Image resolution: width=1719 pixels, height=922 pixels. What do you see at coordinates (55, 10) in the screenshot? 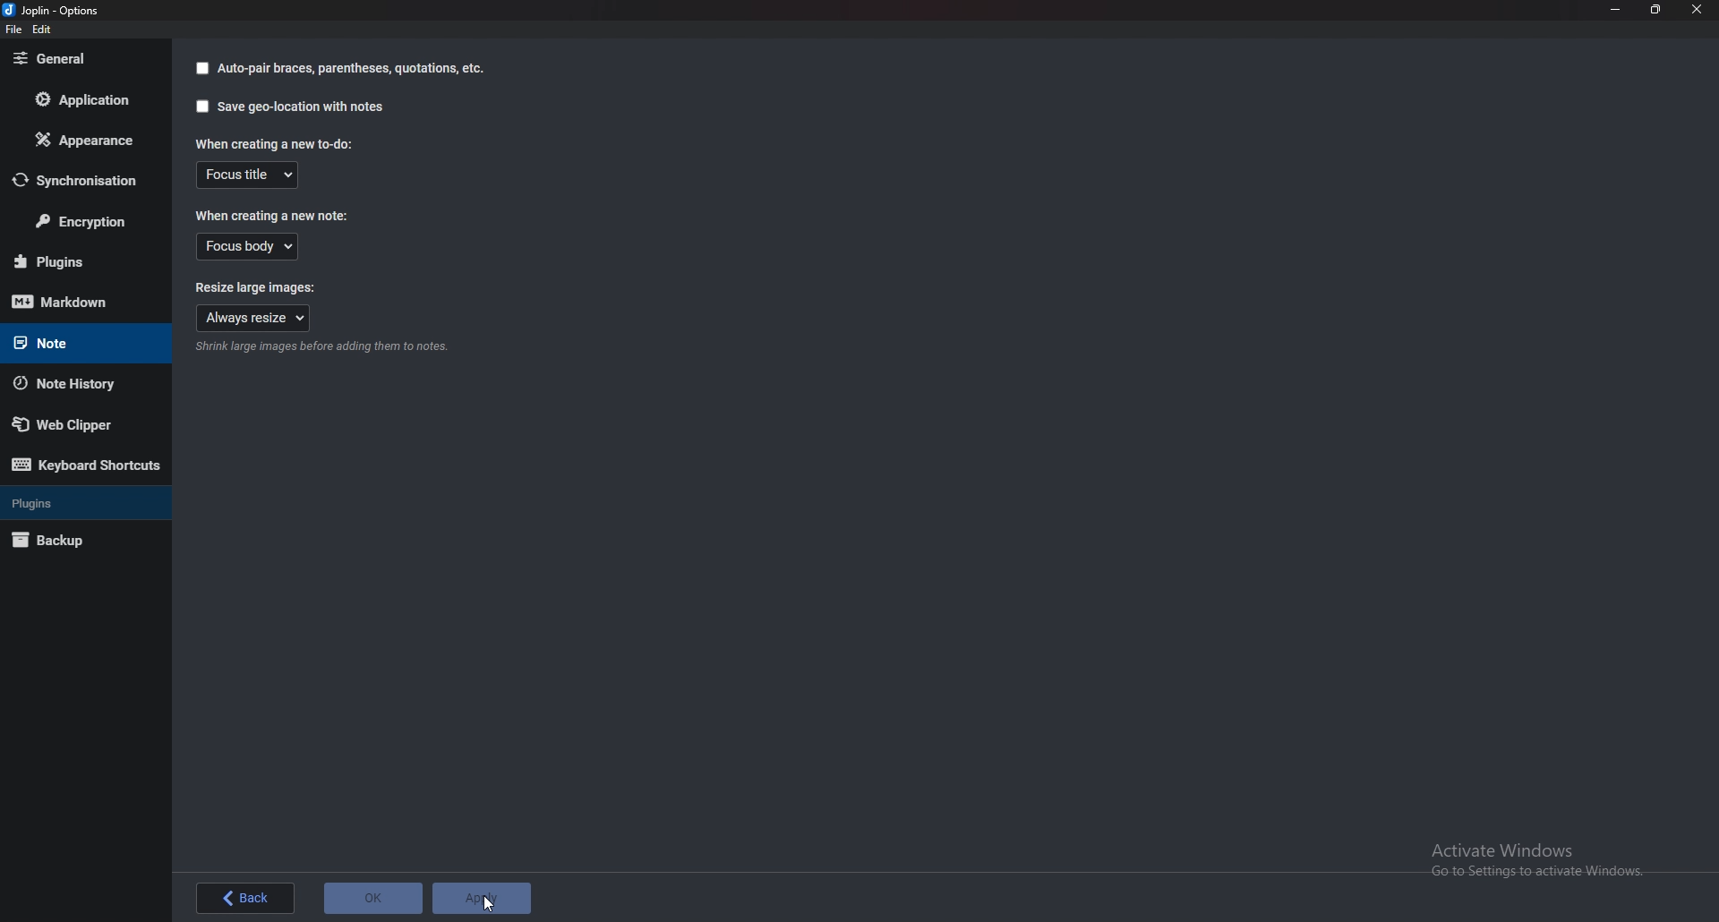
I see `joplin - option` at bounding box center [55, 10].